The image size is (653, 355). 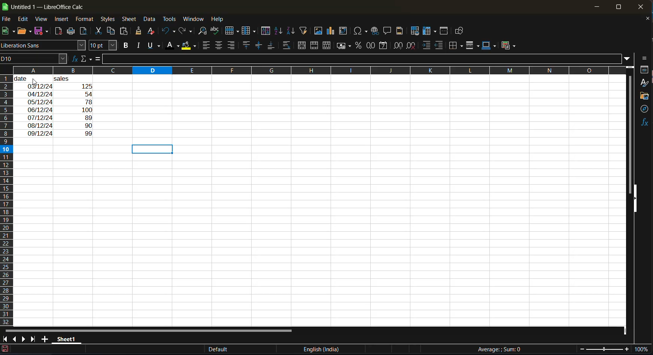 I want to click on styles, so click(x=108, y=20).